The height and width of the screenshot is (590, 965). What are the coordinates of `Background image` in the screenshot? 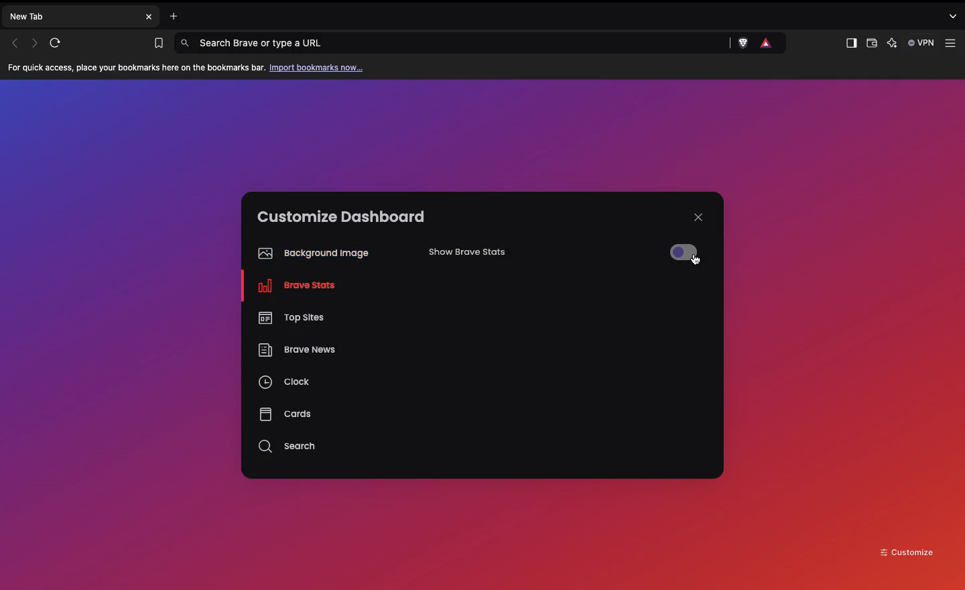 It's located at (310, 253).